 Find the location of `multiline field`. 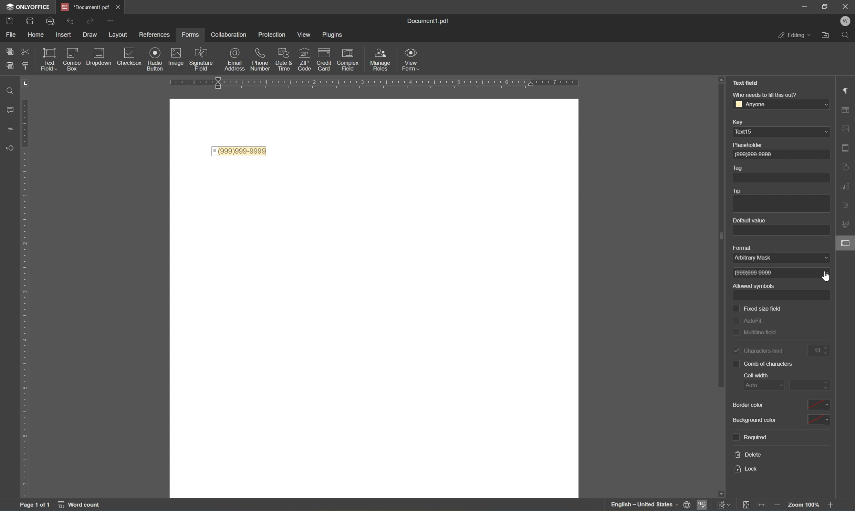

multiline field is located at coordinates (756, 333).